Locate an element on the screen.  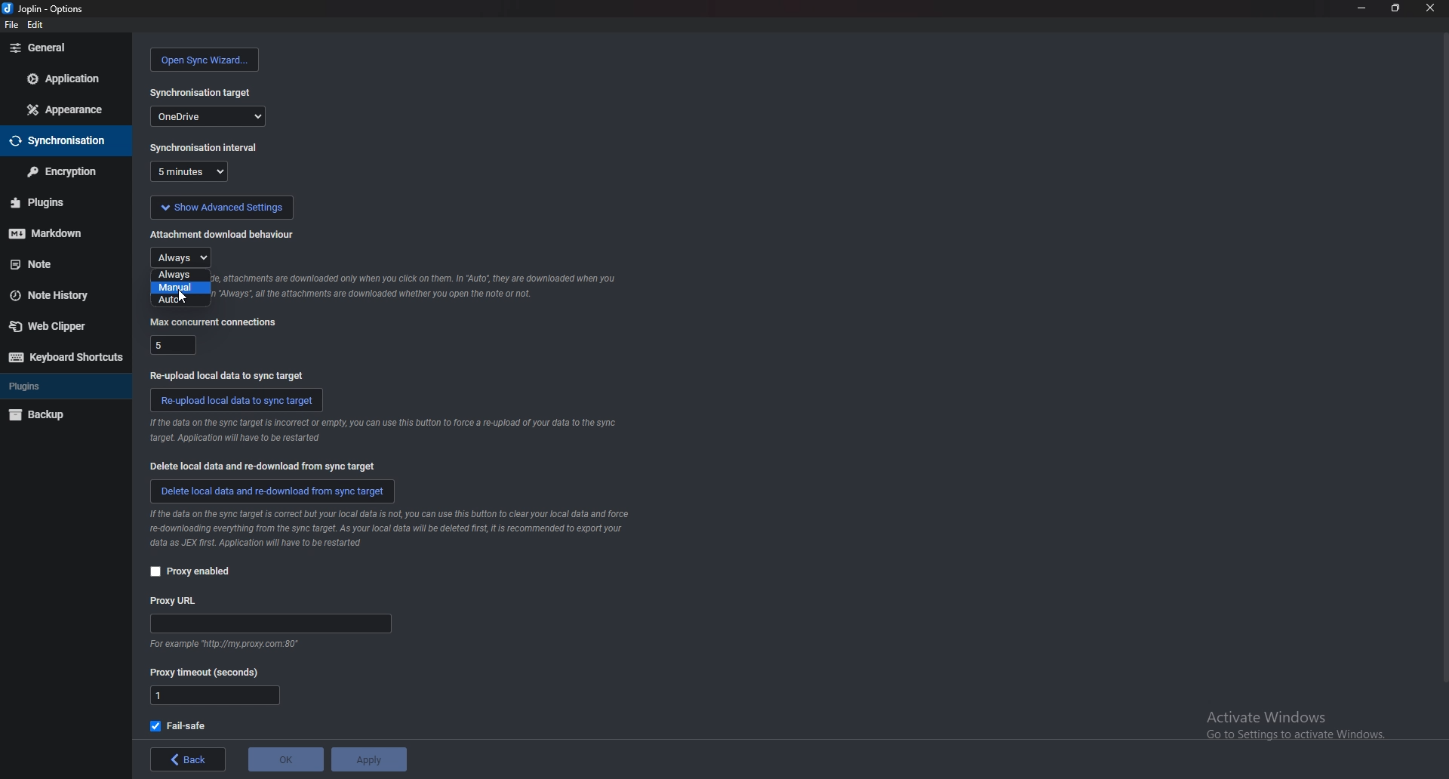
encryption is located at coordinates (63, 171).